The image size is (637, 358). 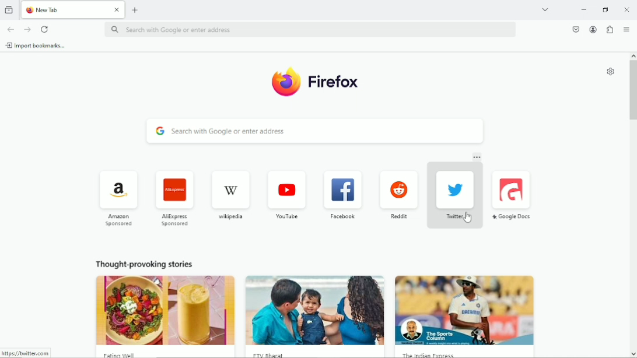 I want to click on Amazon, so click(x=117, y=197).